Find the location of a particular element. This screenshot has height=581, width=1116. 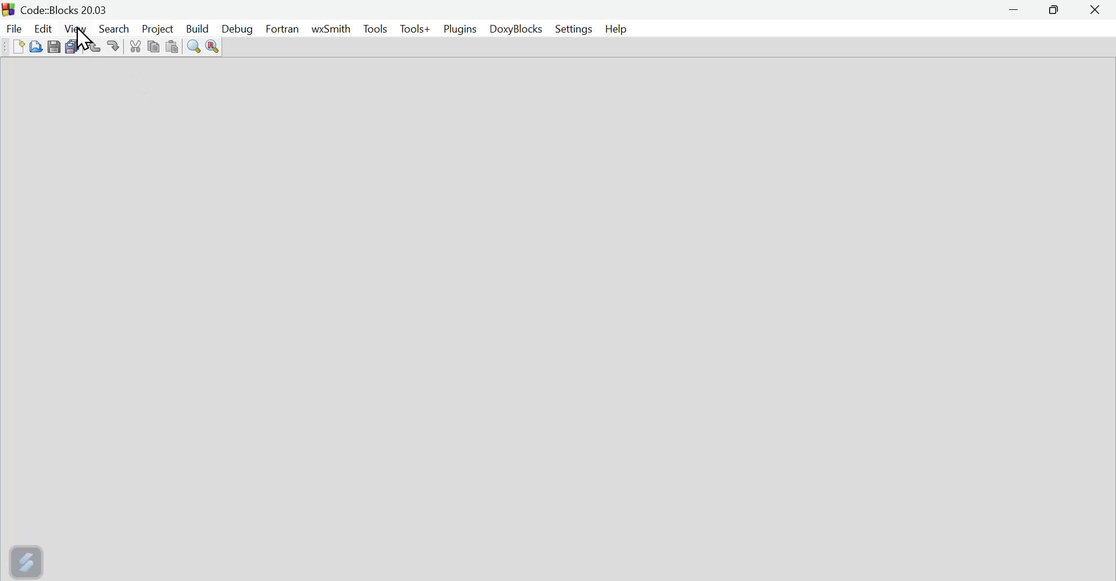

 is located at coordinates (54, 45).